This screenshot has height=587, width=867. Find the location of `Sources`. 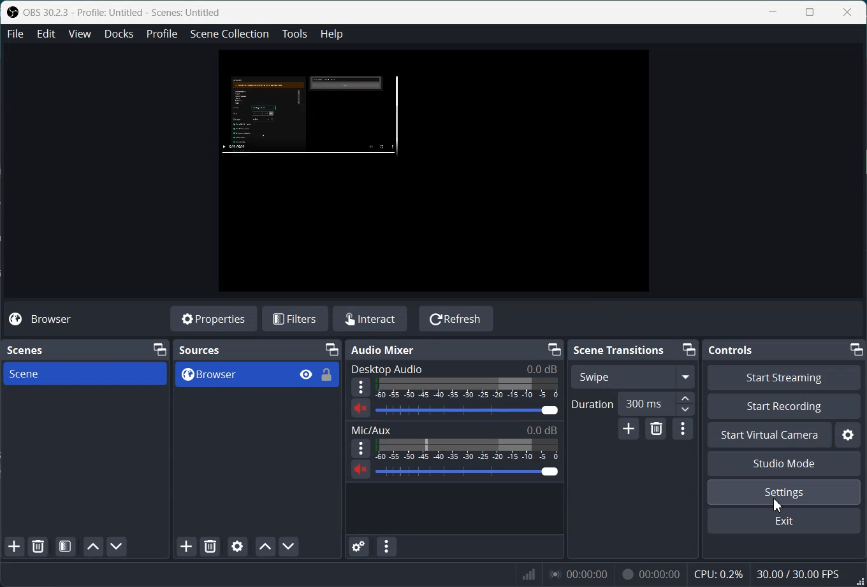

Sources is located at coordinates (201, 350).